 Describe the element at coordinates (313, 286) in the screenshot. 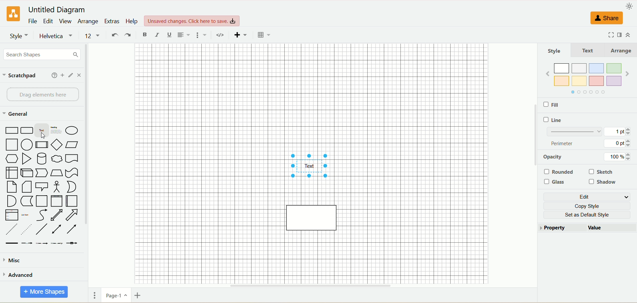

I see `horizontal scroll bar` at that location.